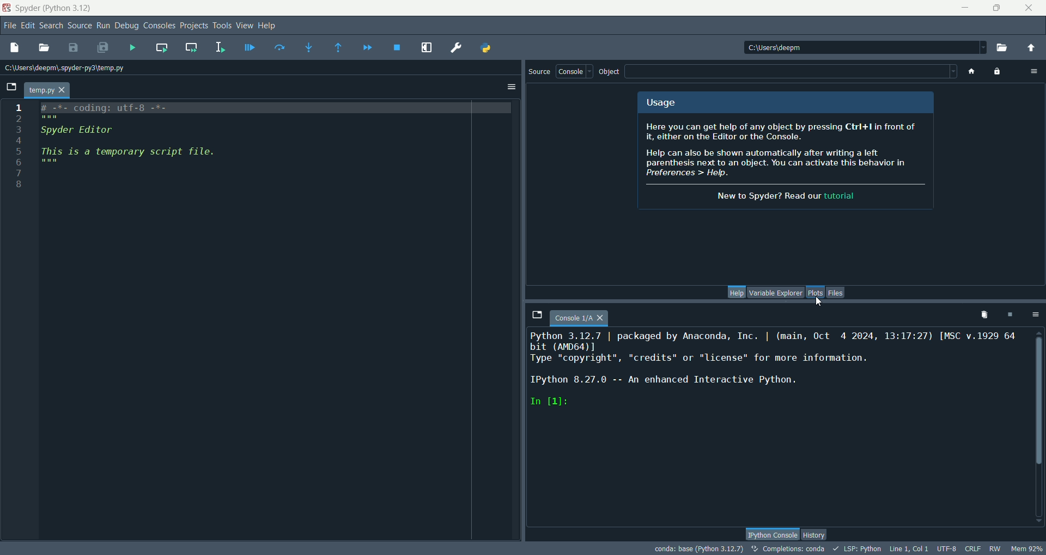 The height and width of the screenshot is (555, 1046). I want to click on LSP:Python, so click(858, 549).